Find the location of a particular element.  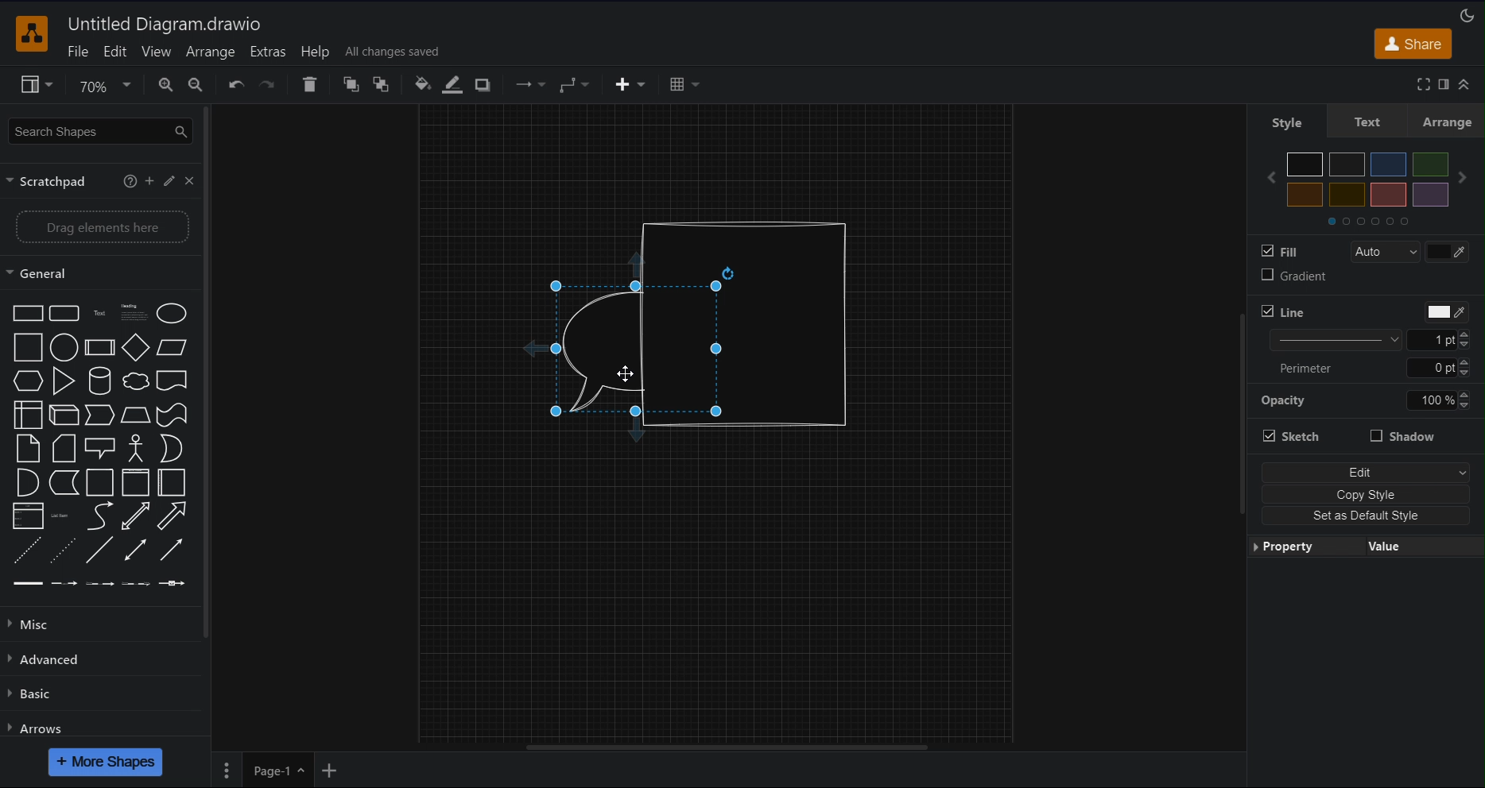

Cursor is located at coordinates (626, 373).